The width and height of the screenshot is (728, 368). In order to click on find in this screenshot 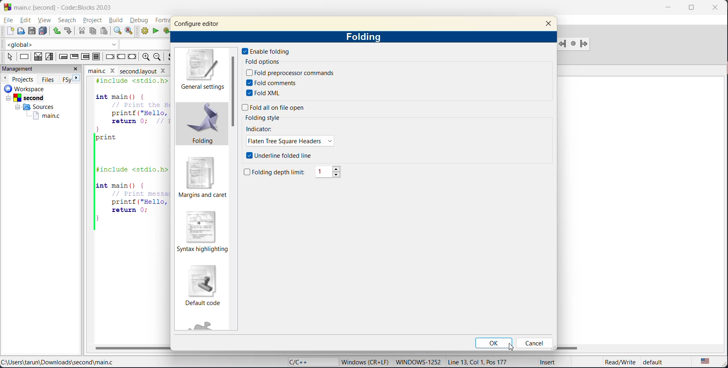, I will do `click(118, 31)`.